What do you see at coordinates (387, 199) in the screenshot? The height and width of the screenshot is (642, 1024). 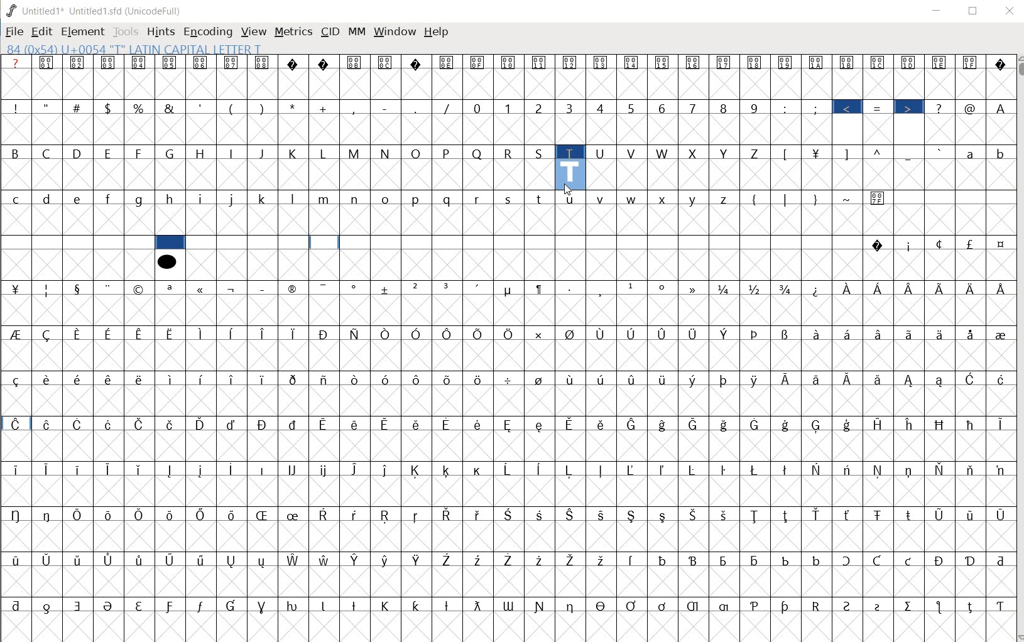 I see `o` at bounding box center [387, 199].